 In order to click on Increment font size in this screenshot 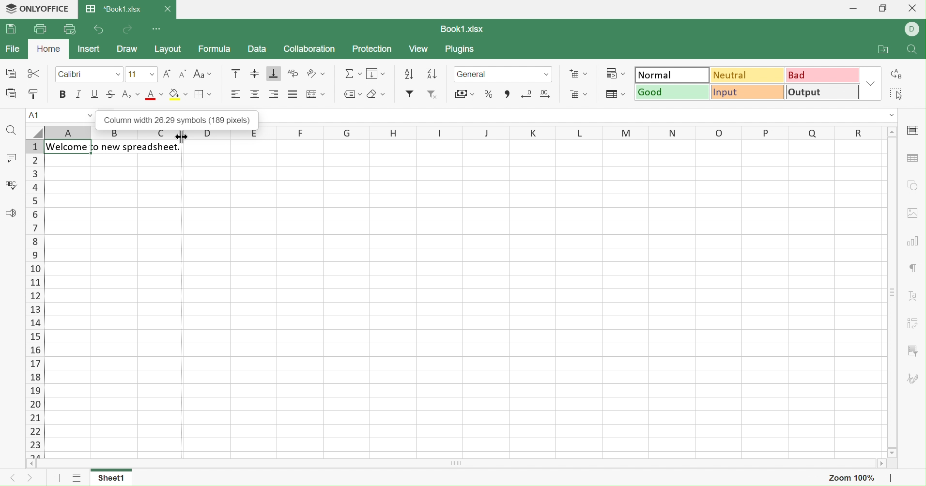, I will do `click(167, 74)`.